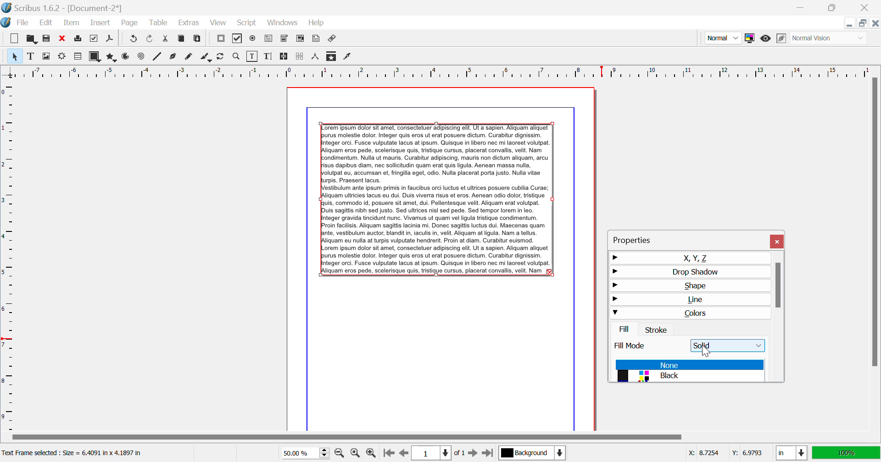  I want to click on Eyedropper, so click(348, 57).